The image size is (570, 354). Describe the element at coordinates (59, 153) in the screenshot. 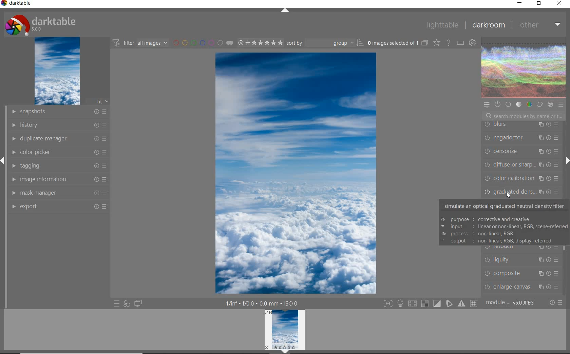

I see `COLOR PICKER` at that location.